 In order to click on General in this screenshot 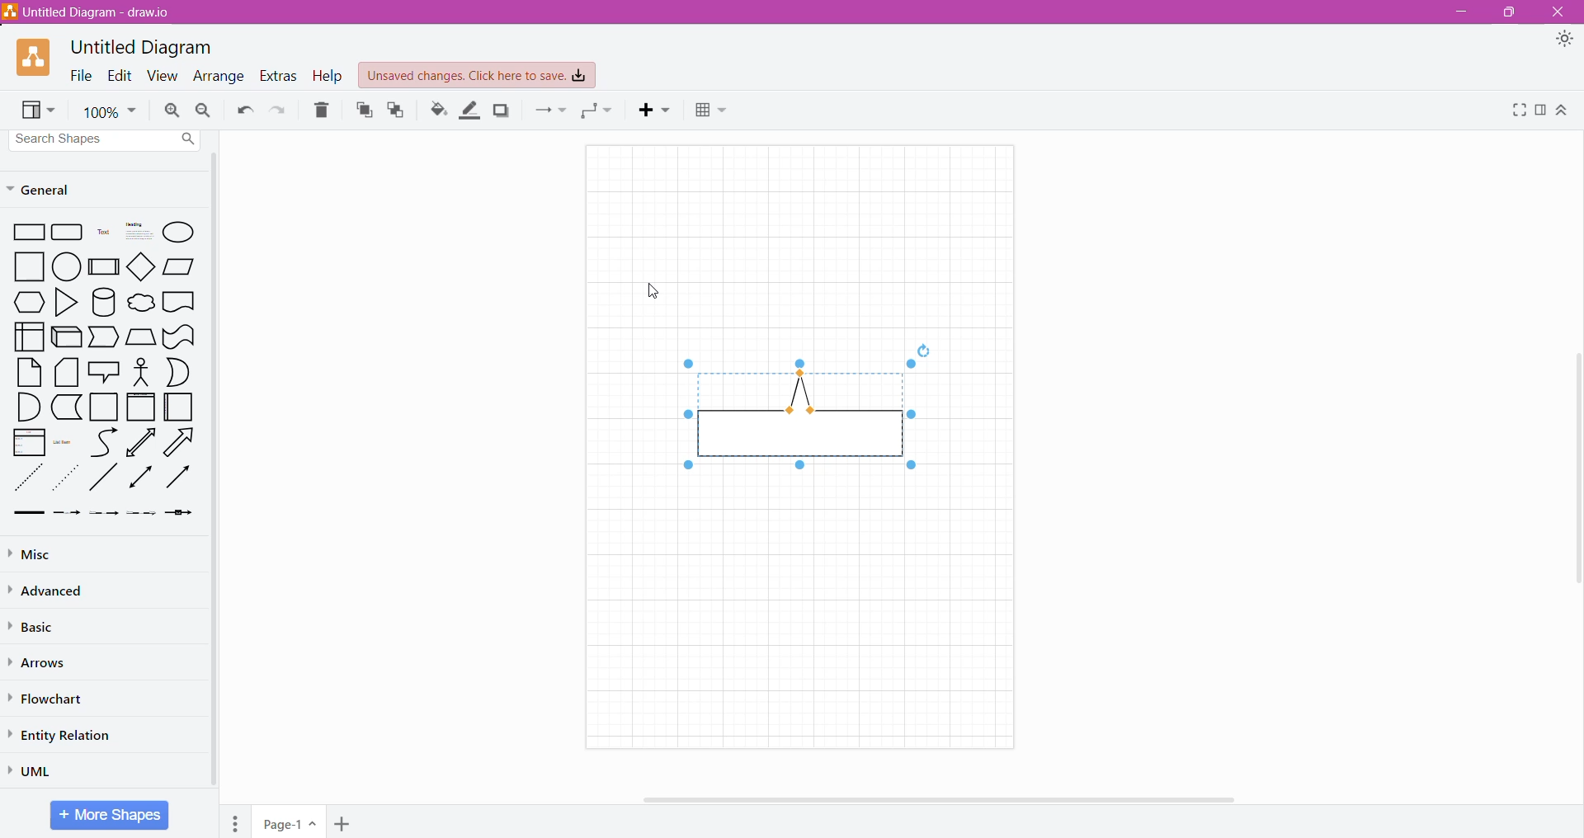, I will do `click(49, 189)`.